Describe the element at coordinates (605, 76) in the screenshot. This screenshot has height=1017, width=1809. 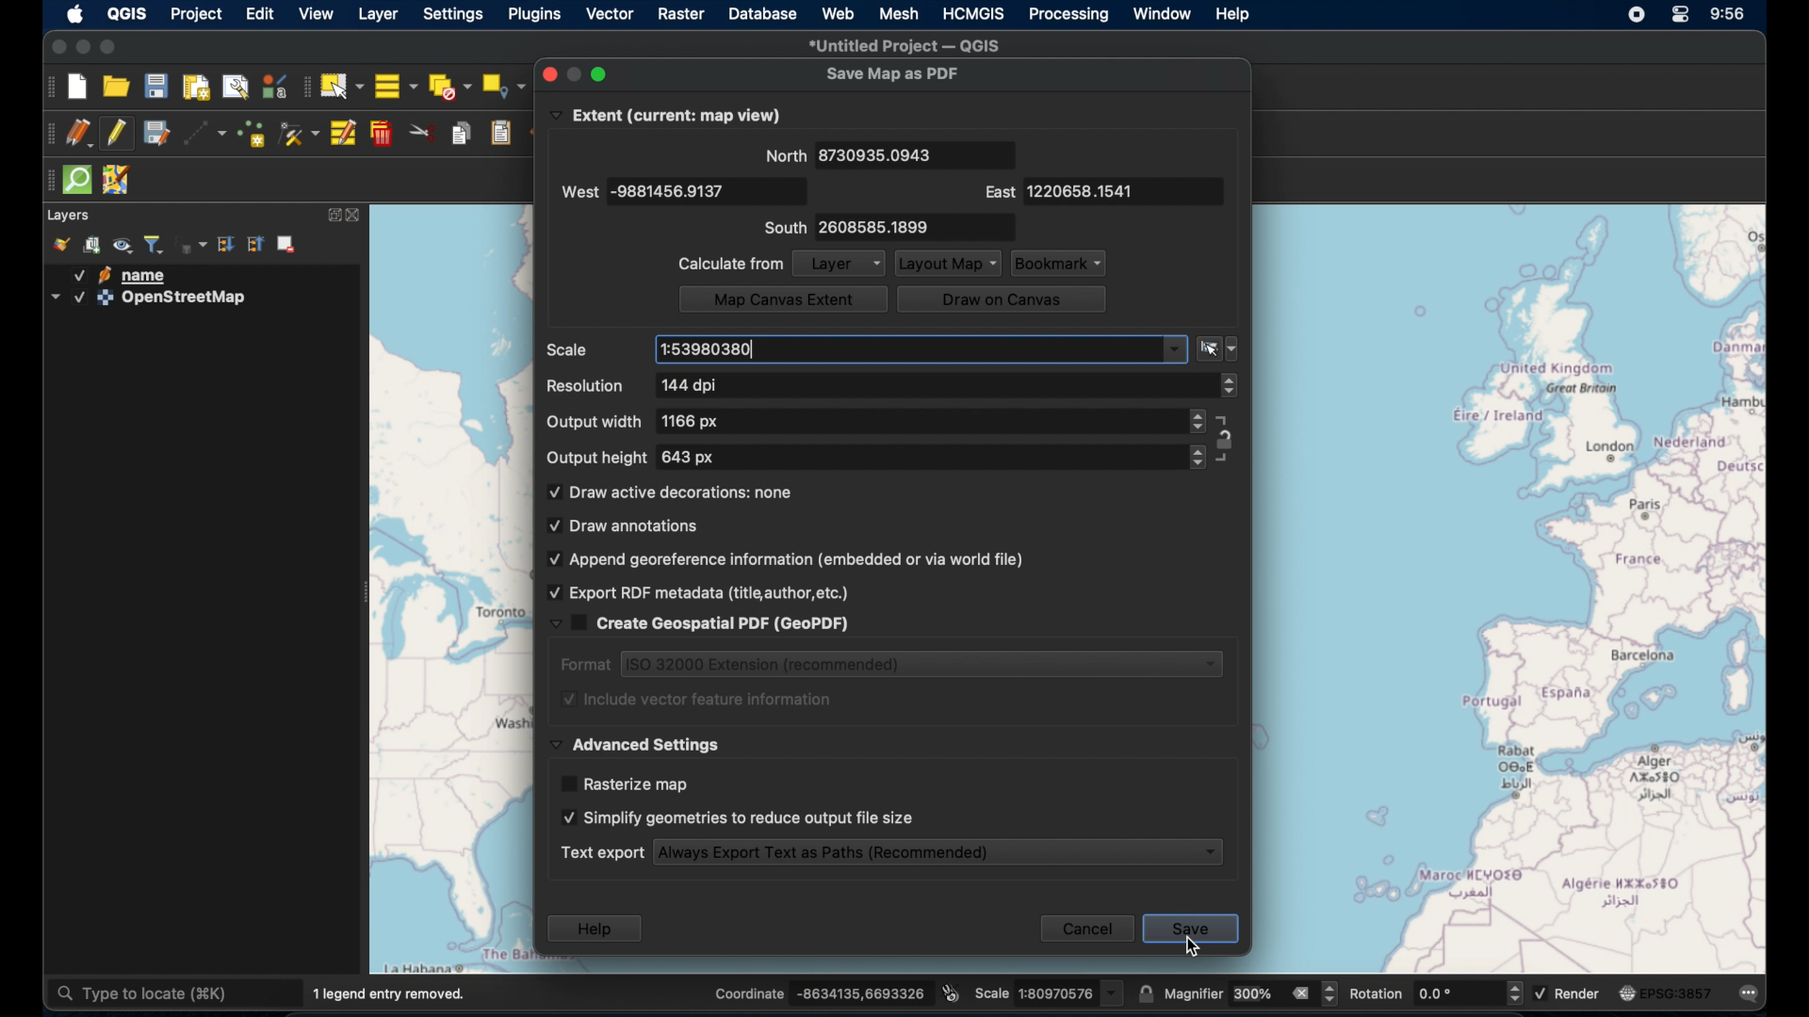
I see `maximize` at that location.